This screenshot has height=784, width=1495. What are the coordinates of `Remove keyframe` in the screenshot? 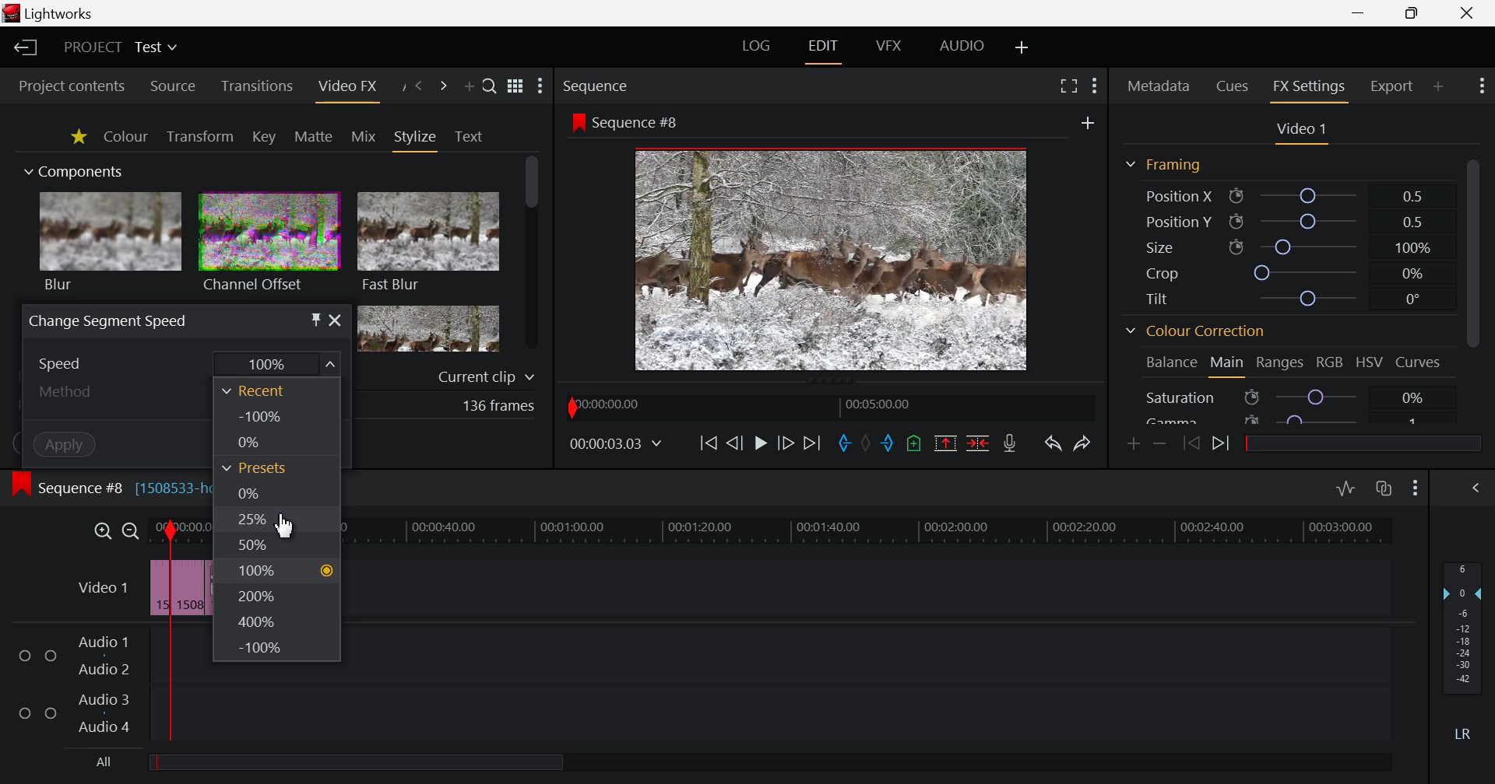 It's located at (1160, 443).